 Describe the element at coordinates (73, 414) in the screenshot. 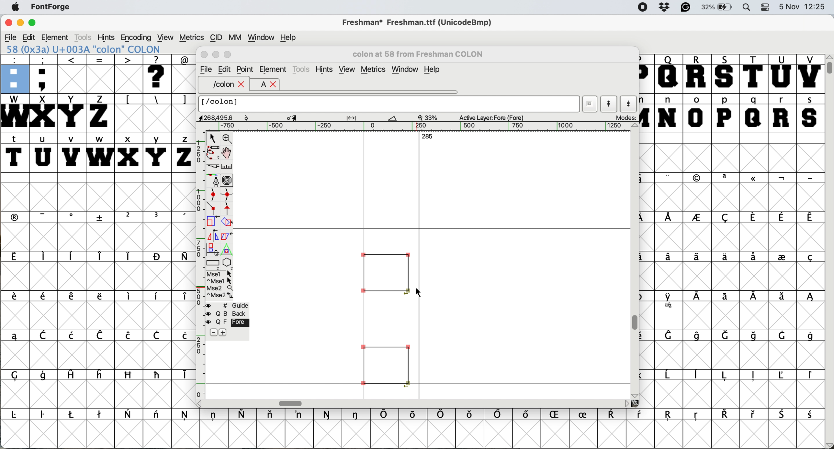

I see `symbol` at that location.